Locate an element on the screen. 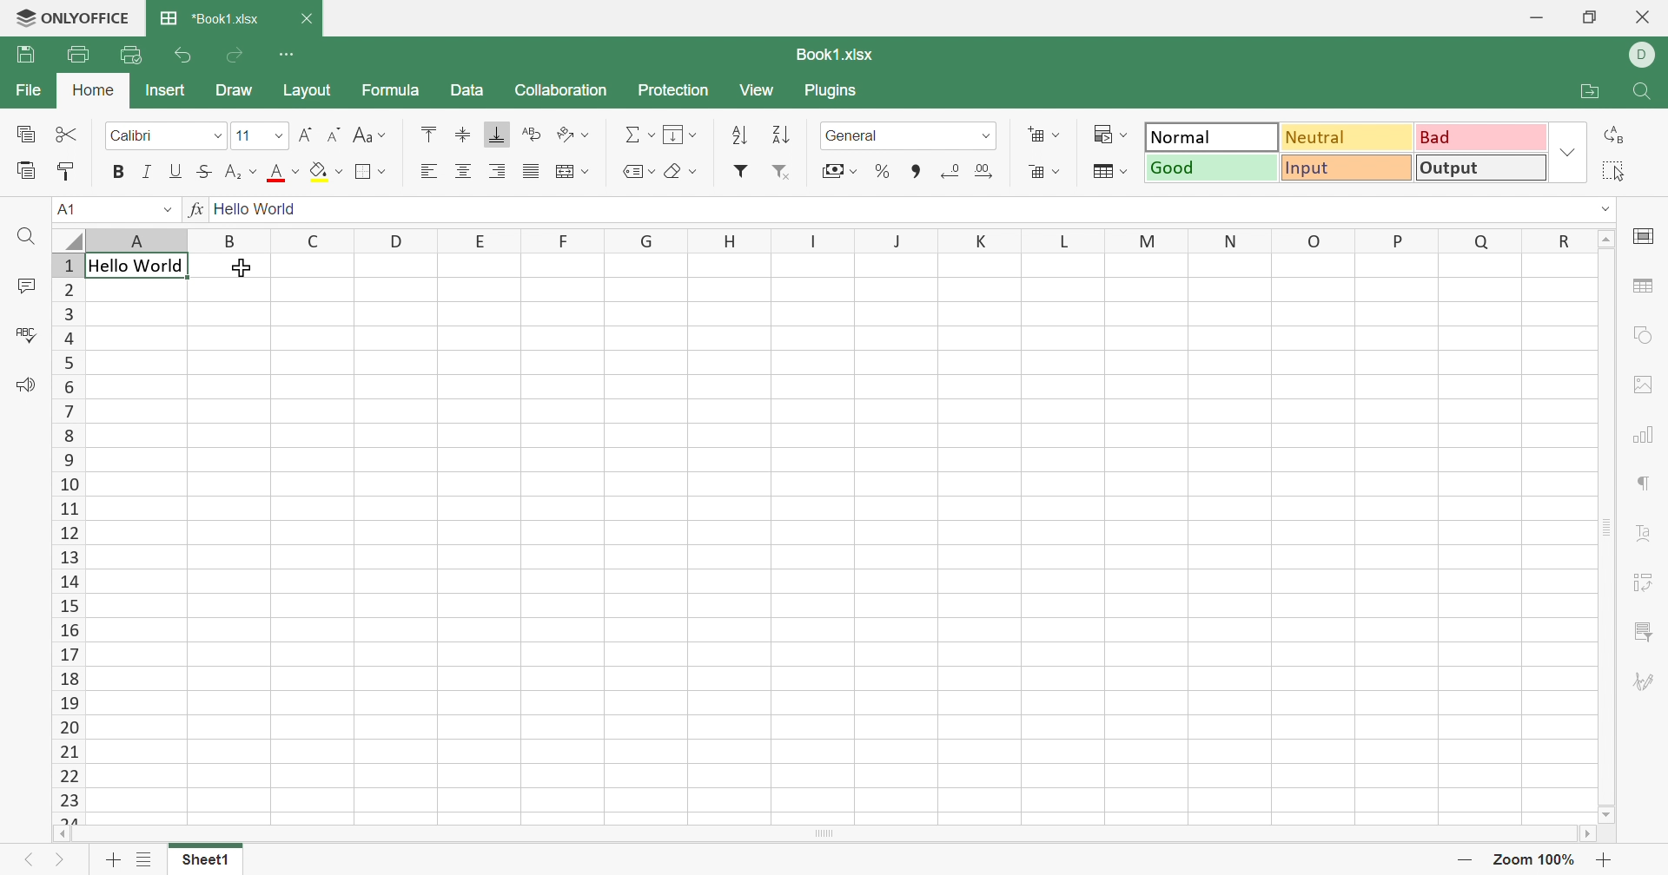 The width and height of the screenshot is (1668, 875). File is located at coordinates (32, 89).